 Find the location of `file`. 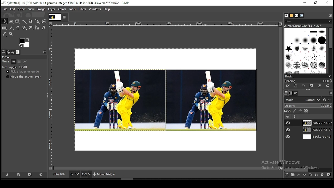

file is located at coordinates (5, 9).